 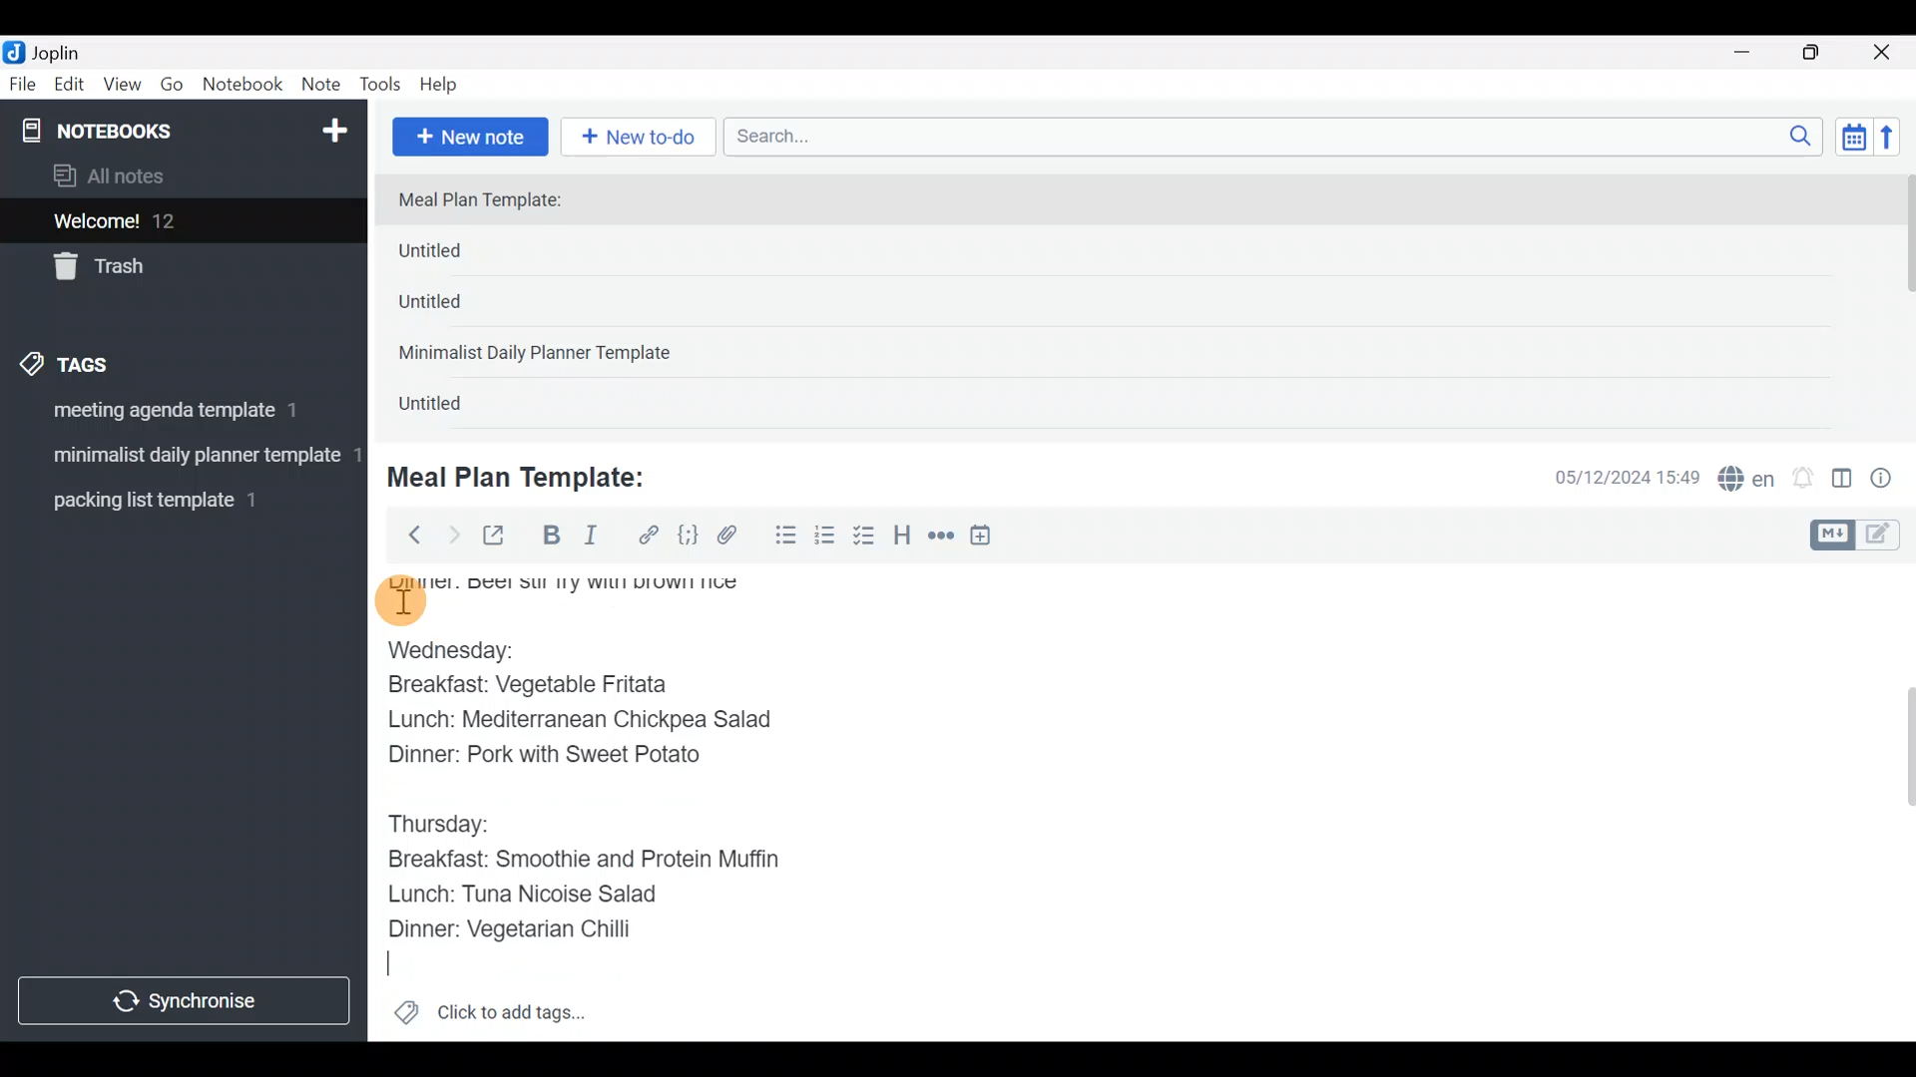 I want to click on Lunch: Mediterranean Chickpea Salad, so click(x=589, y=717).